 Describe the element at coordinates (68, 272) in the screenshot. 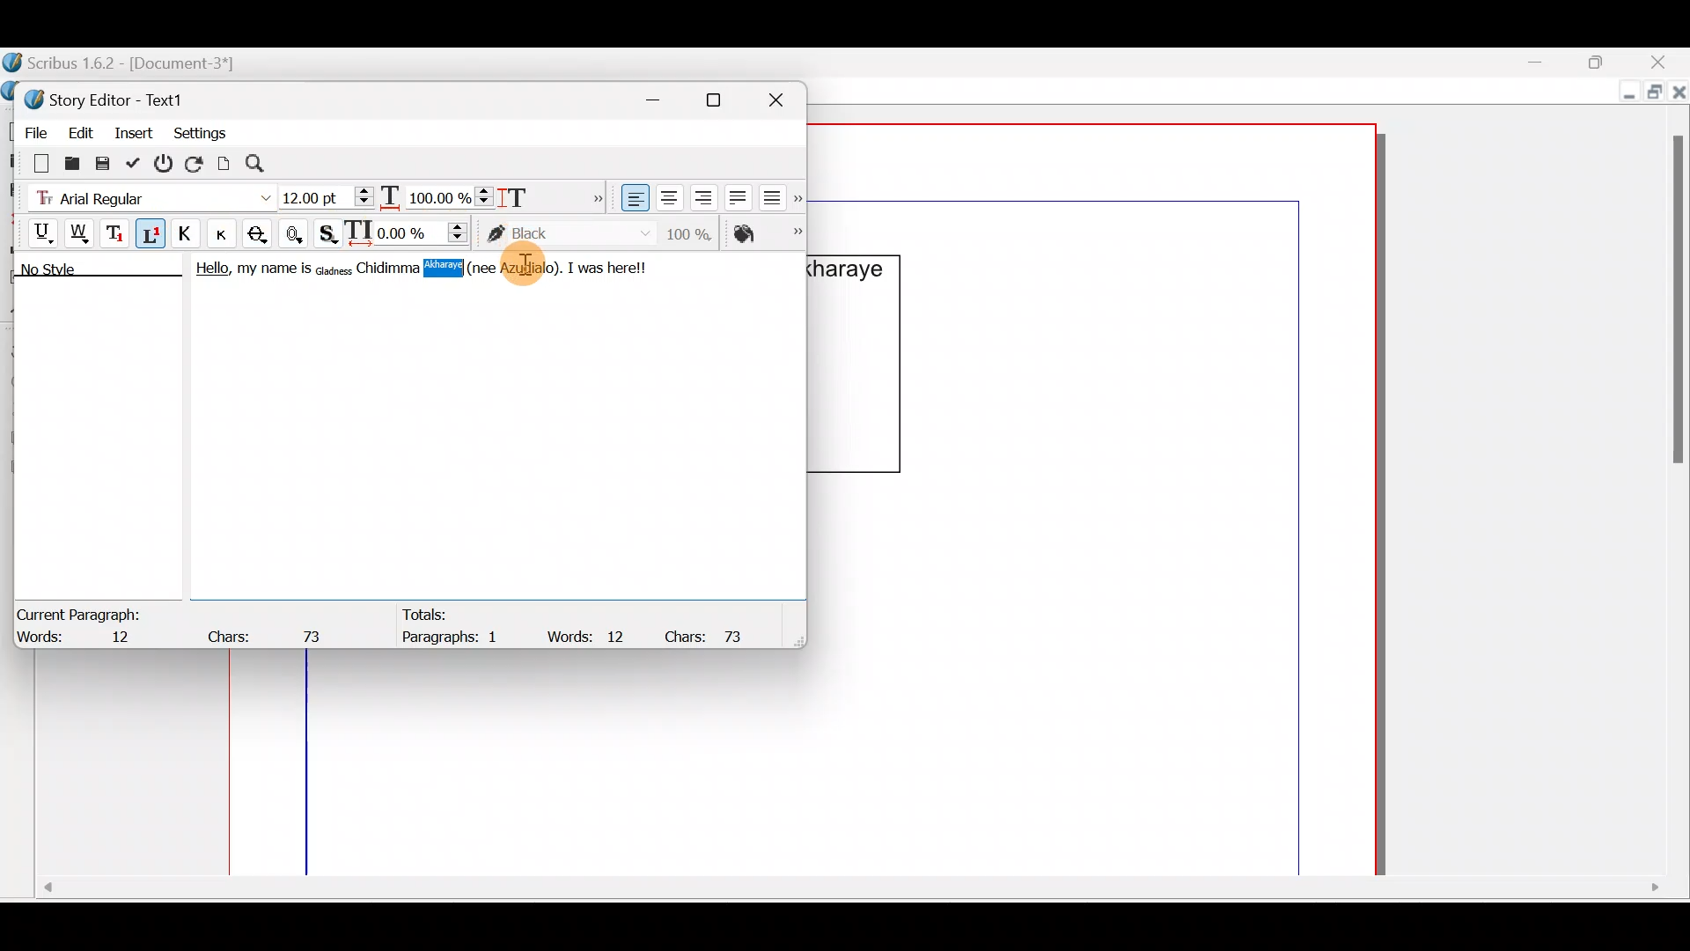

I see `No style` at that location.